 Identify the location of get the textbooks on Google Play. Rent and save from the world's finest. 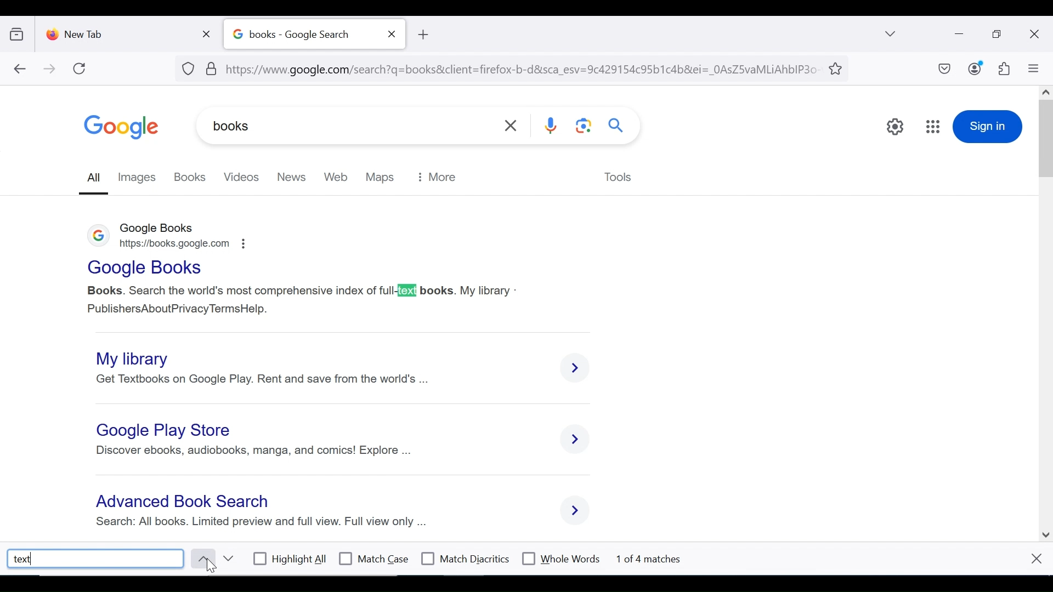
(267, 379).